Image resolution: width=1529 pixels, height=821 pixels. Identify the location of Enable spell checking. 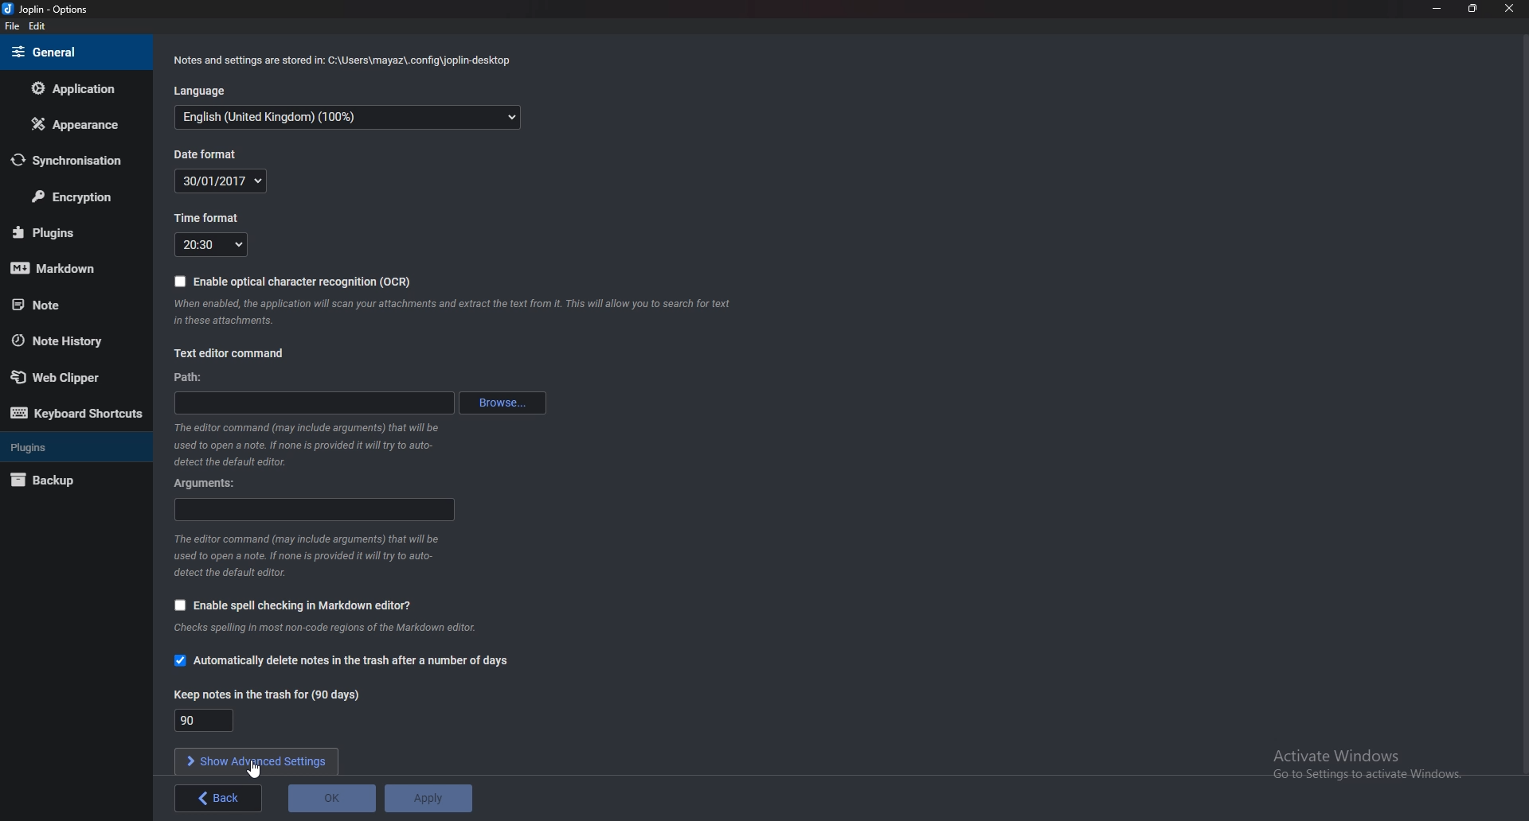
(294, 605).